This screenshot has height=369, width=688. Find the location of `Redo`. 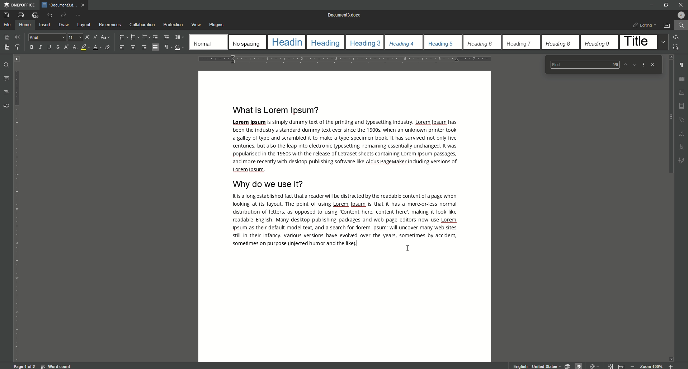

Redo is located at coordinates (62, 15).